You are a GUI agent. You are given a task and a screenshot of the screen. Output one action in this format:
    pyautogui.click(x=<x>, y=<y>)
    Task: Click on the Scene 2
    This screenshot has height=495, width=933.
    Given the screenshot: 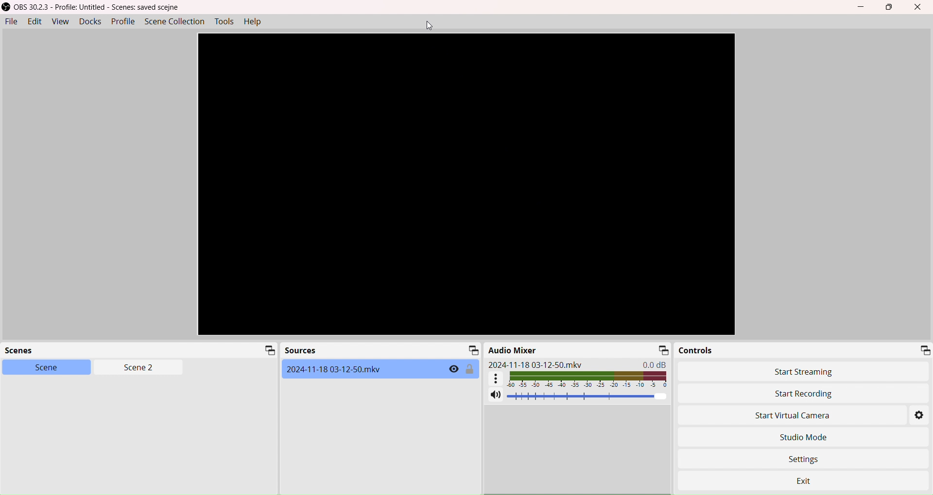 What is the action you would take?
    pyautogui.click(x=134, y=368)
    